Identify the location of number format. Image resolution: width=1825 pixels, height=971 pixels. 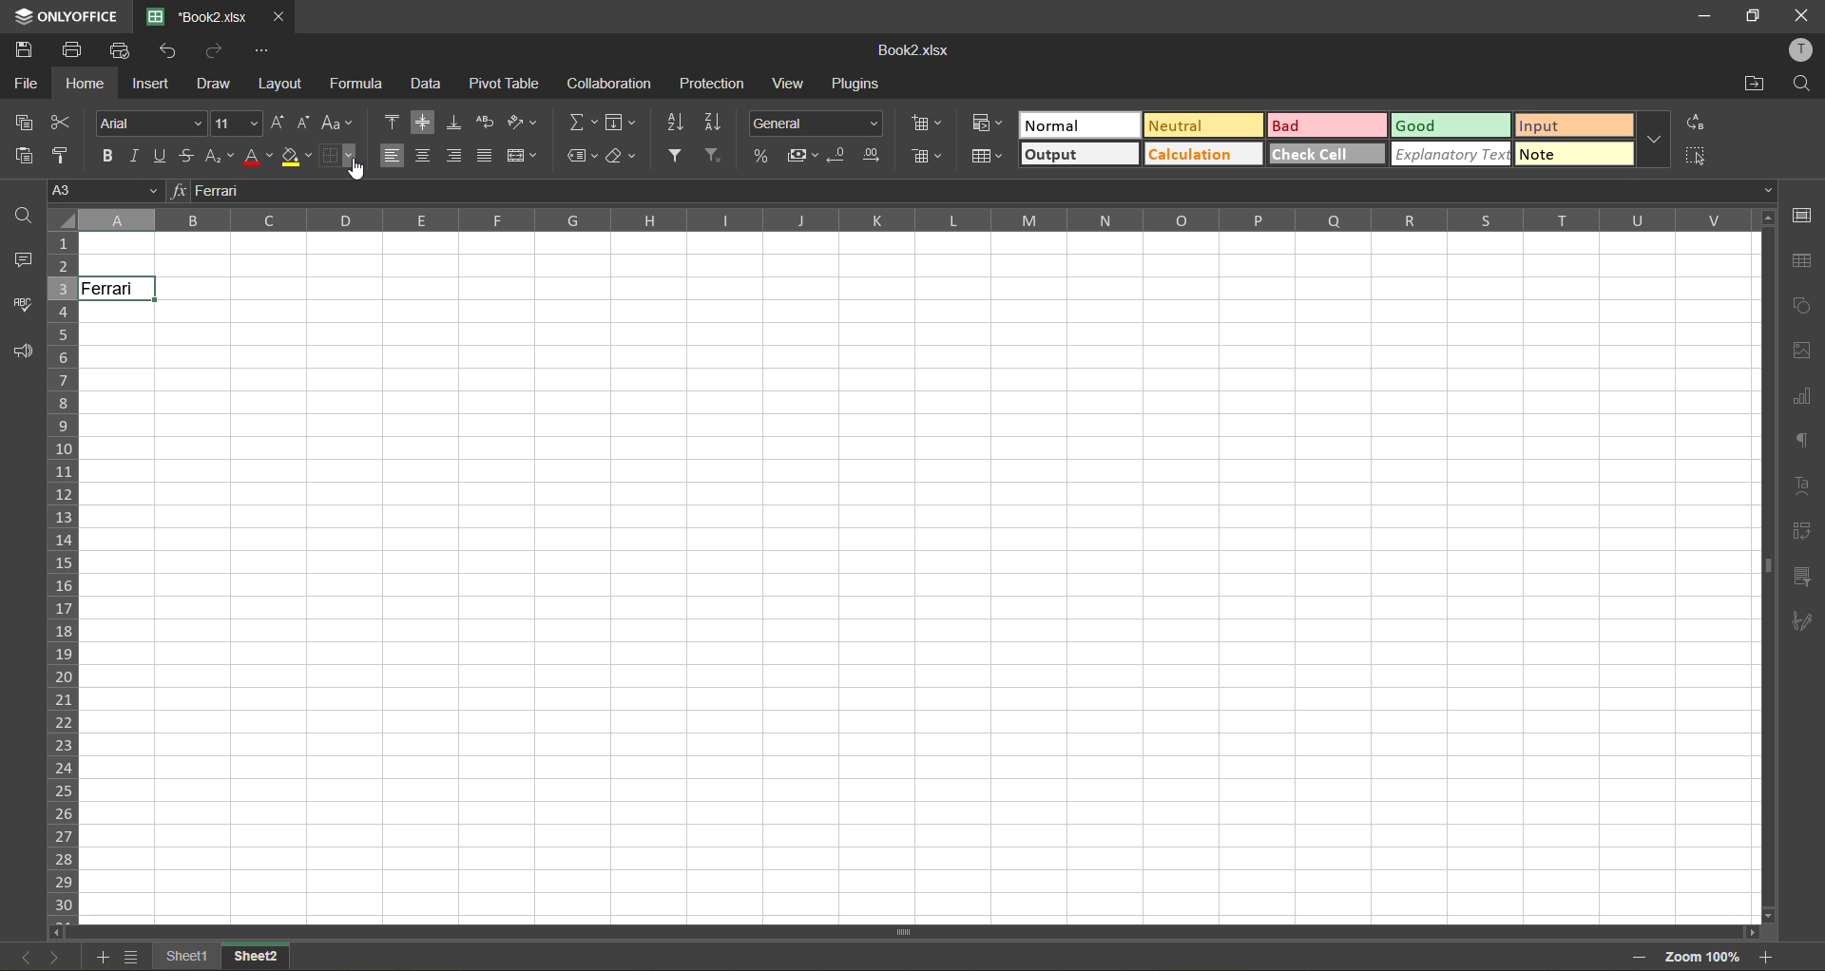
(815, 122).